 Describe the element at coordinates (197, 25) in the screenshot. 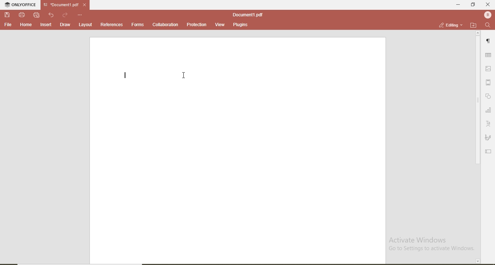

I see `protection` at that location.